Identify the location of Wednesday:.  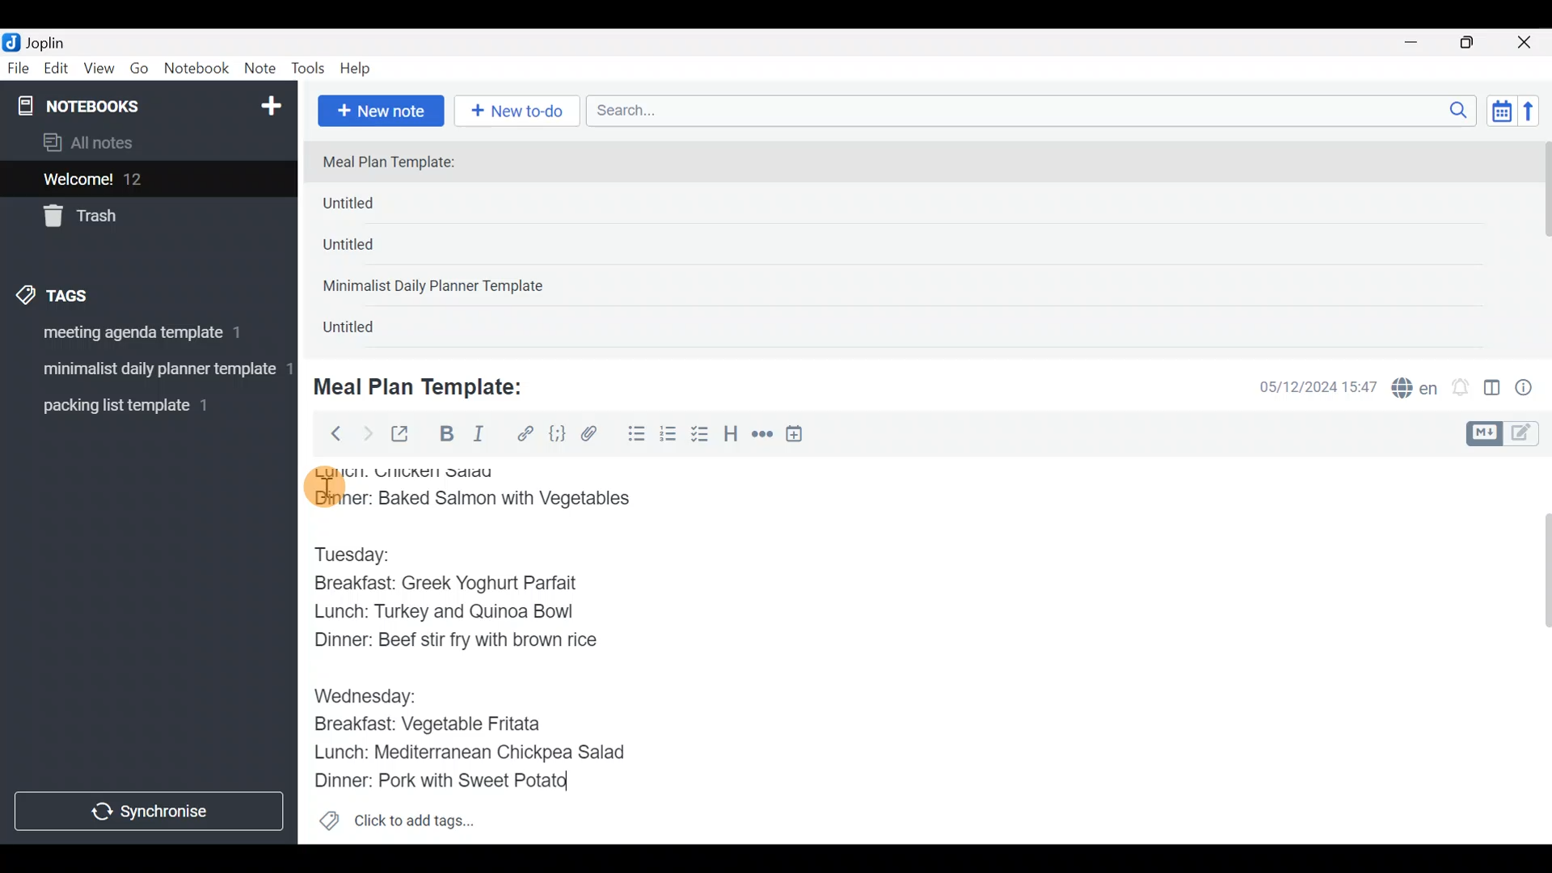
(365, 694).